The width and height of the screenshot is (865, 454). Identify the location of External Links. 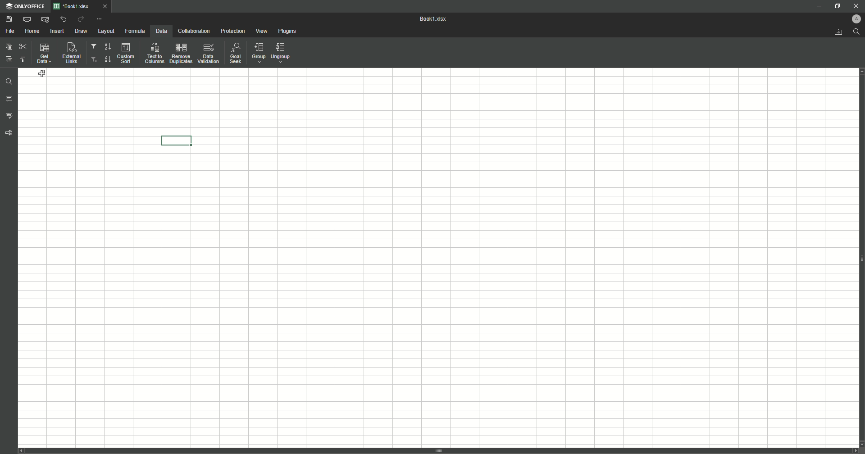
(70, 53).